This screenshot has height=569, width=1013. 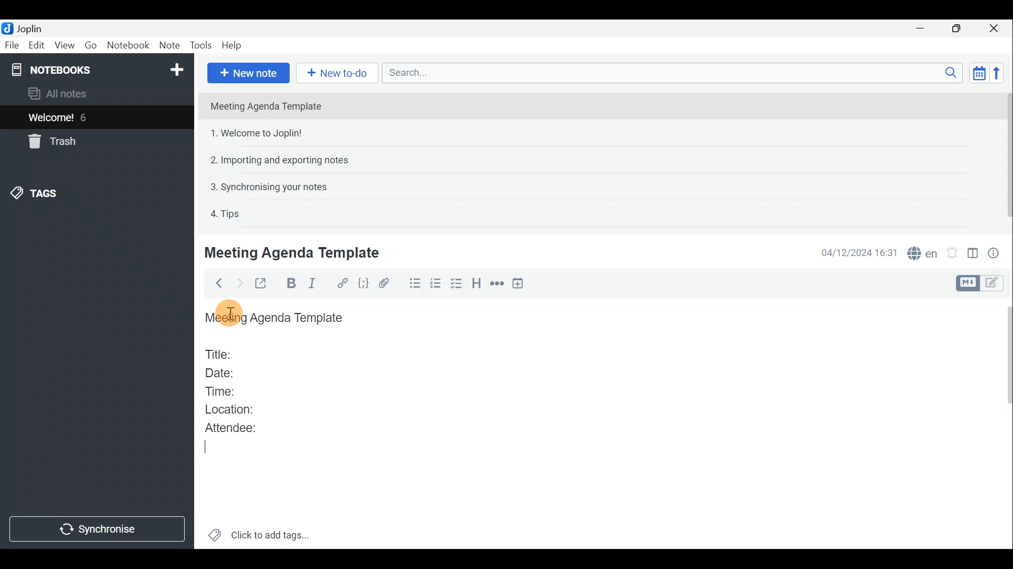 What do you see at coordinates (435, 285) in the screenshot?
I see `Numbered list` at bounding box center [435, 285].